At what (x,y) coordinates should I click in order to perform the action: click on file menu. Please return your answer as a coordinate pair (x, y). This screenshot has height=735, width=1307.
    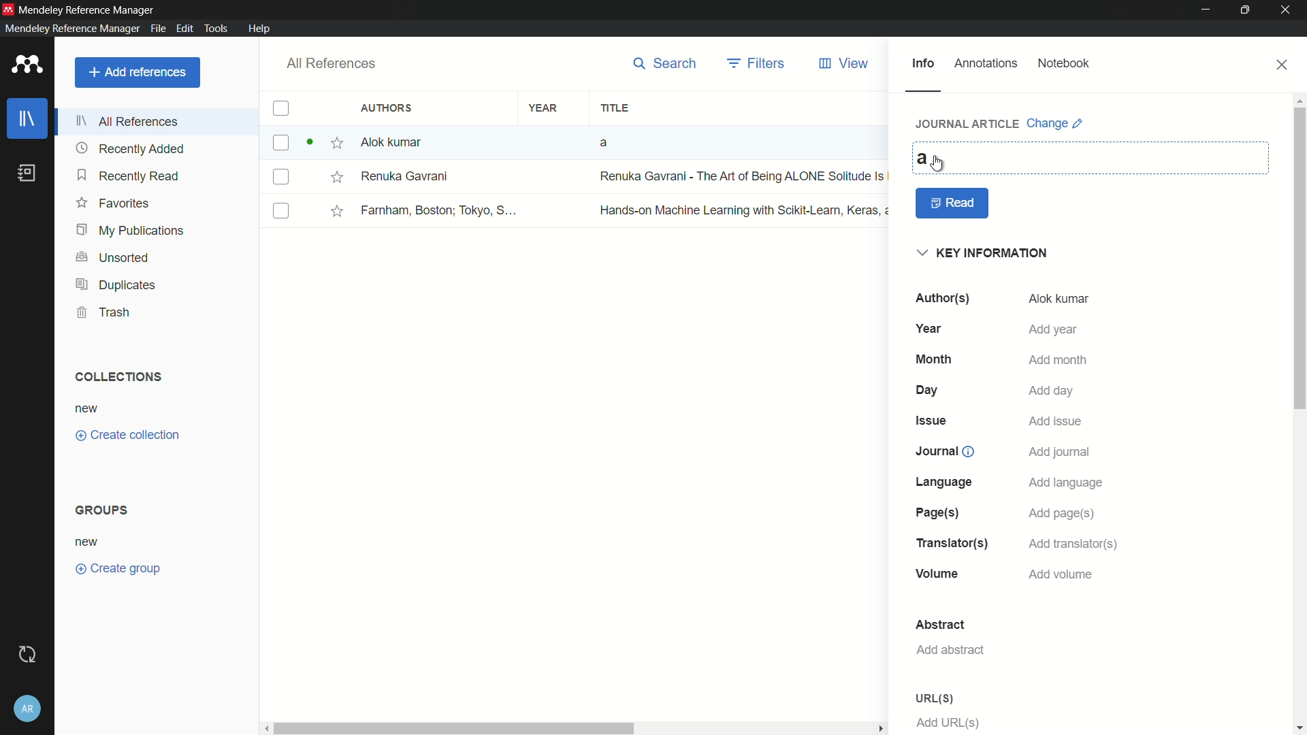
    Looking at the image, I should click on (157, 28).